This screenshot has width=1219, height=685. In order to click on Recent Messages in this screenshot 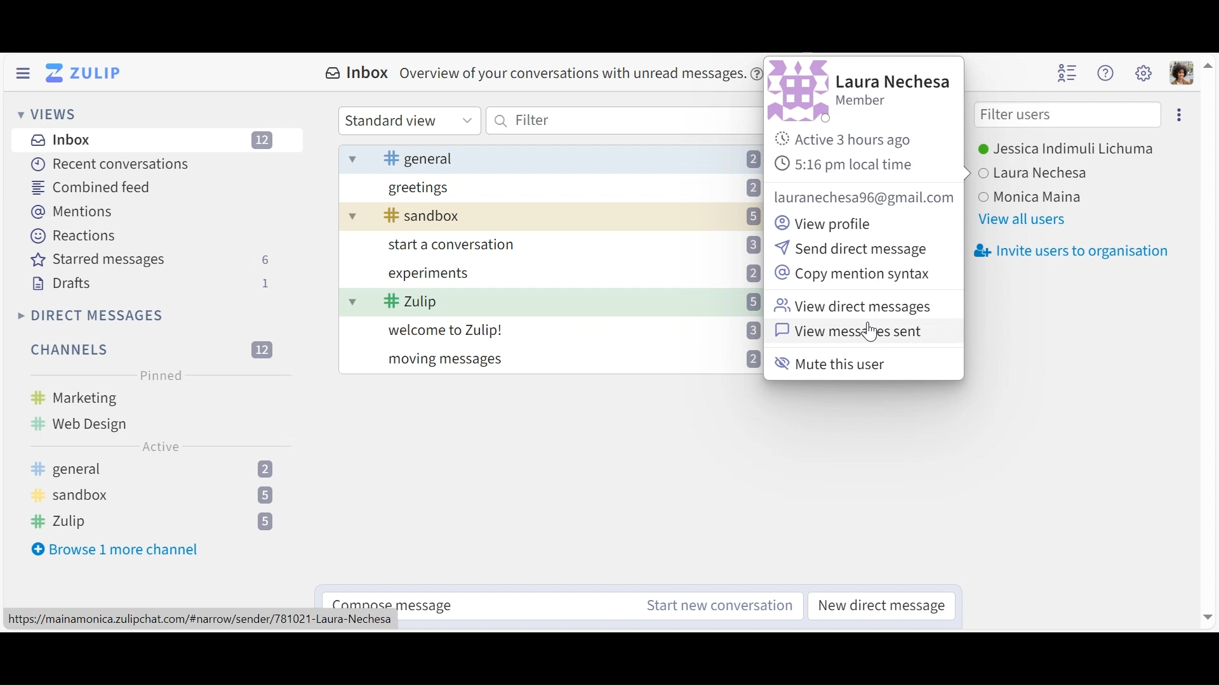, I will do `click(107, 166)`.